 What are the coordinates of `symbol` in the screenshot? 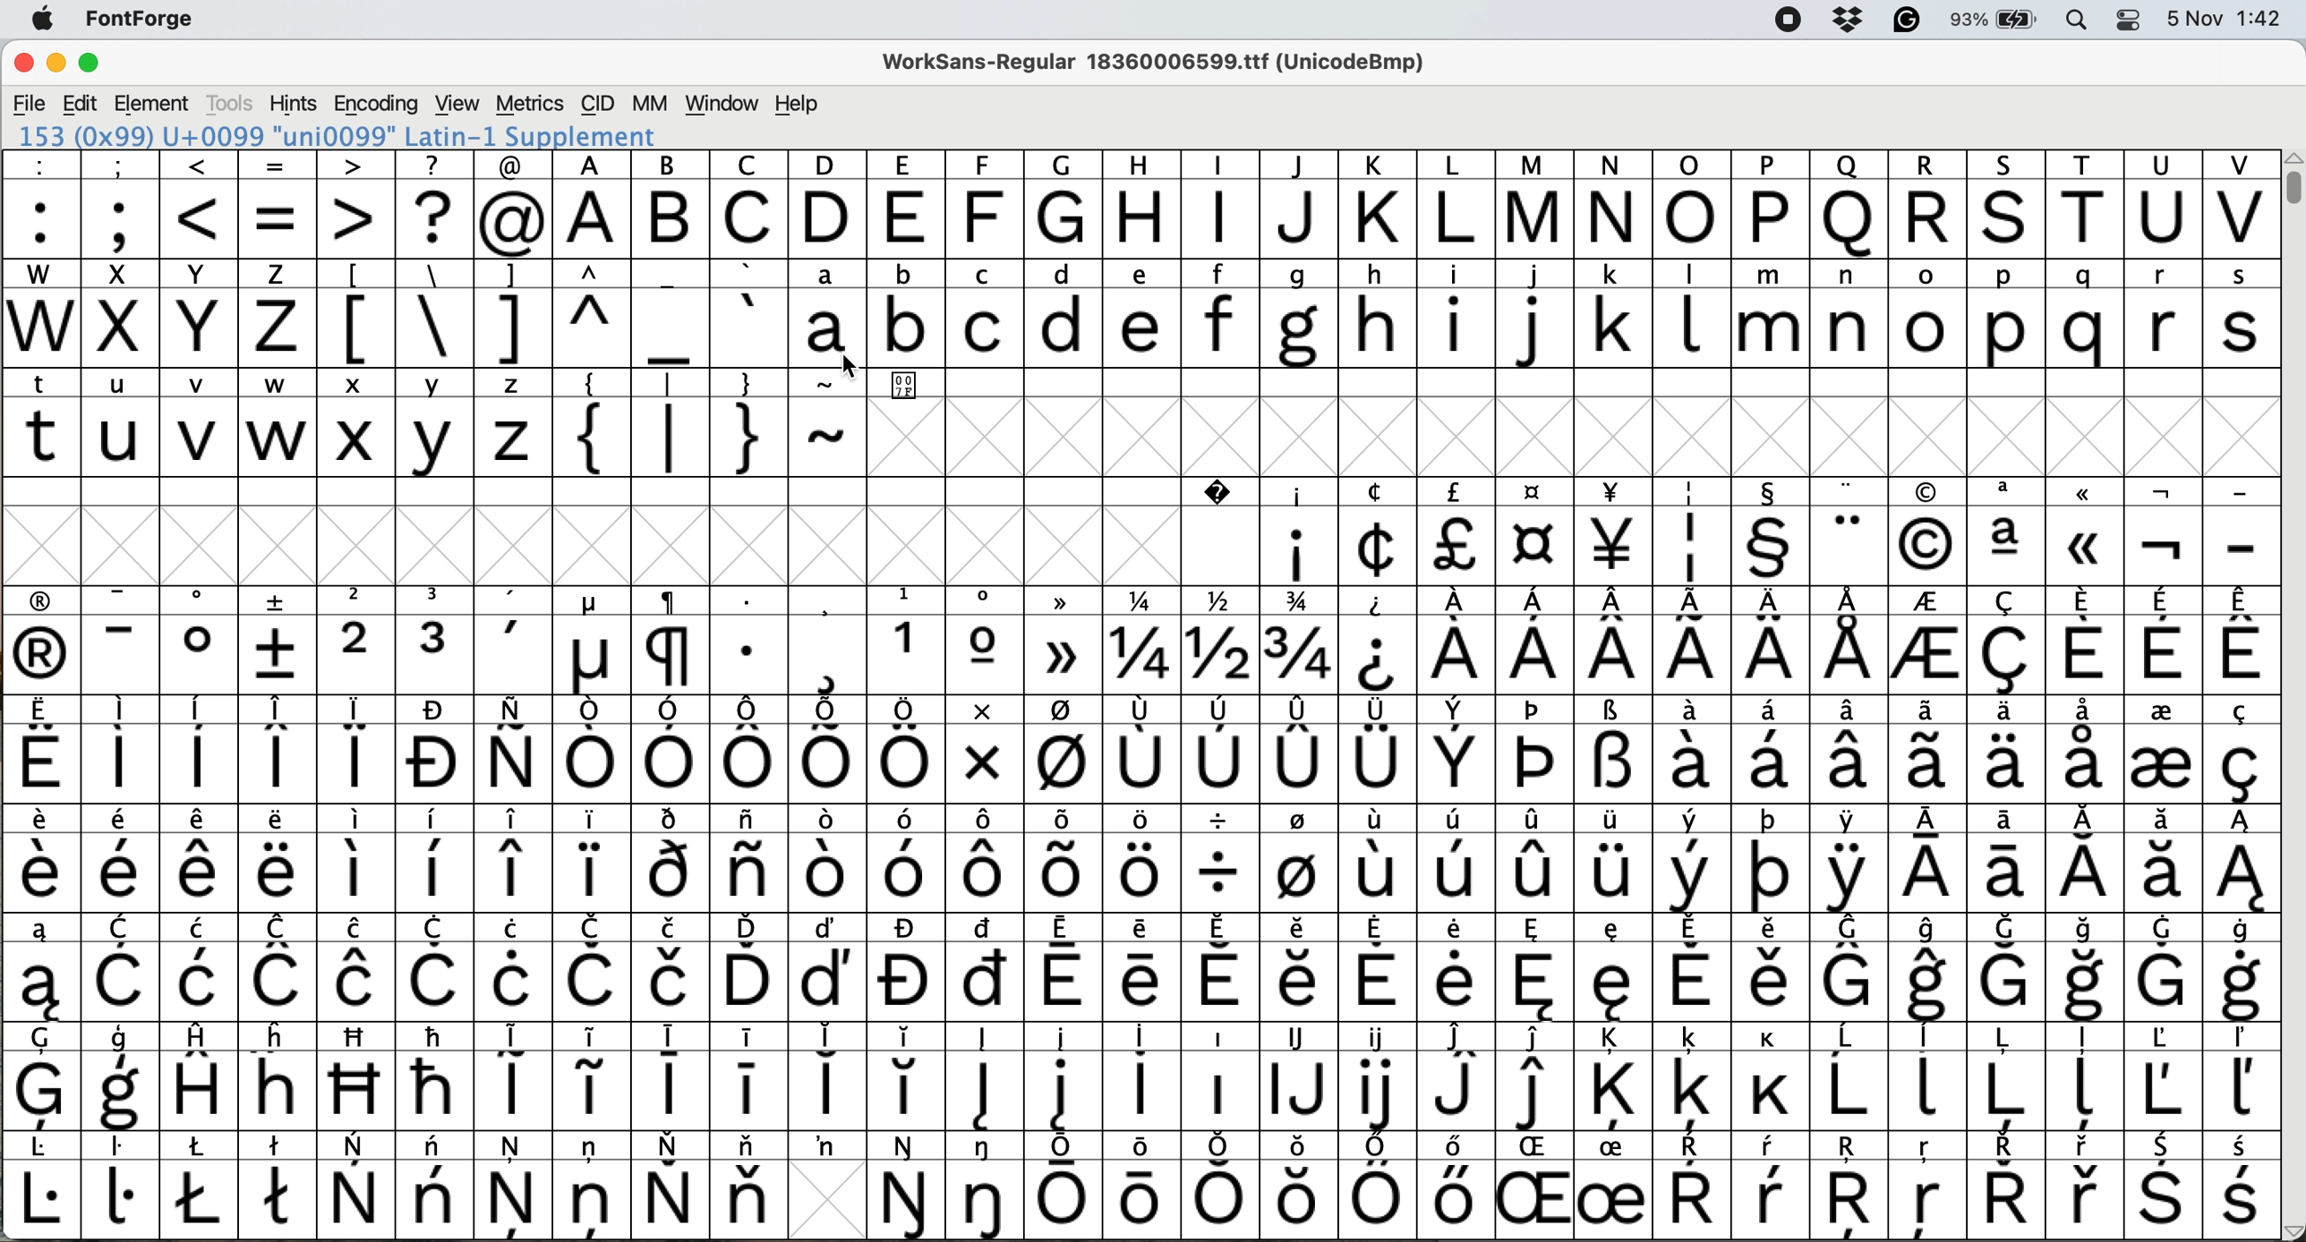 It's located at (1691, 861).